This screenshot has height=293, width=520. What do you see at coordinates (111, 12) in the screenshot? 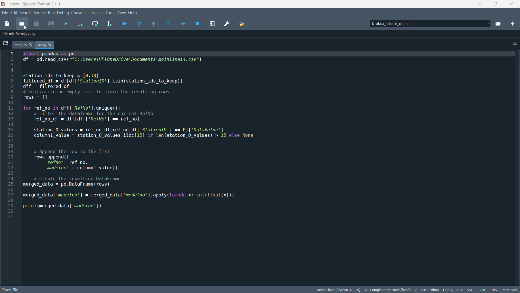
I see `tools menu` at bounding box center [111, 12].